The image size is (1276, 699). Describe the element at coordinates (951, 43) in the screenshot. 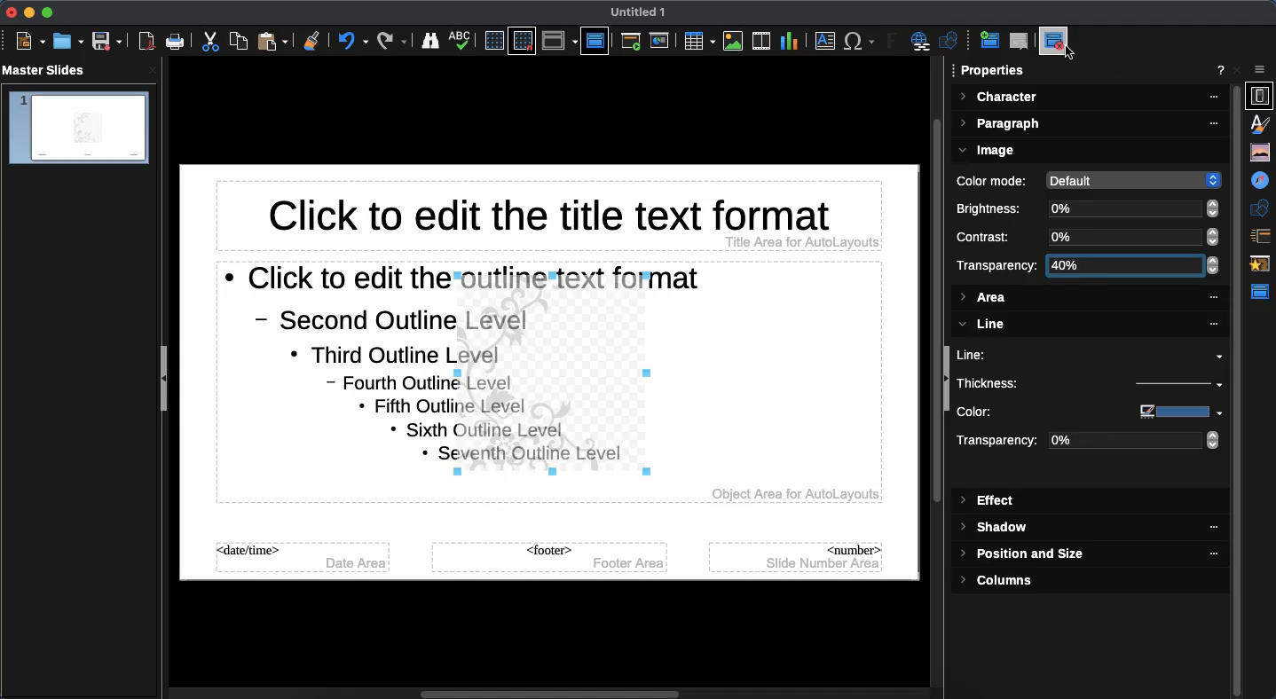

I see `Shapes` at that location.